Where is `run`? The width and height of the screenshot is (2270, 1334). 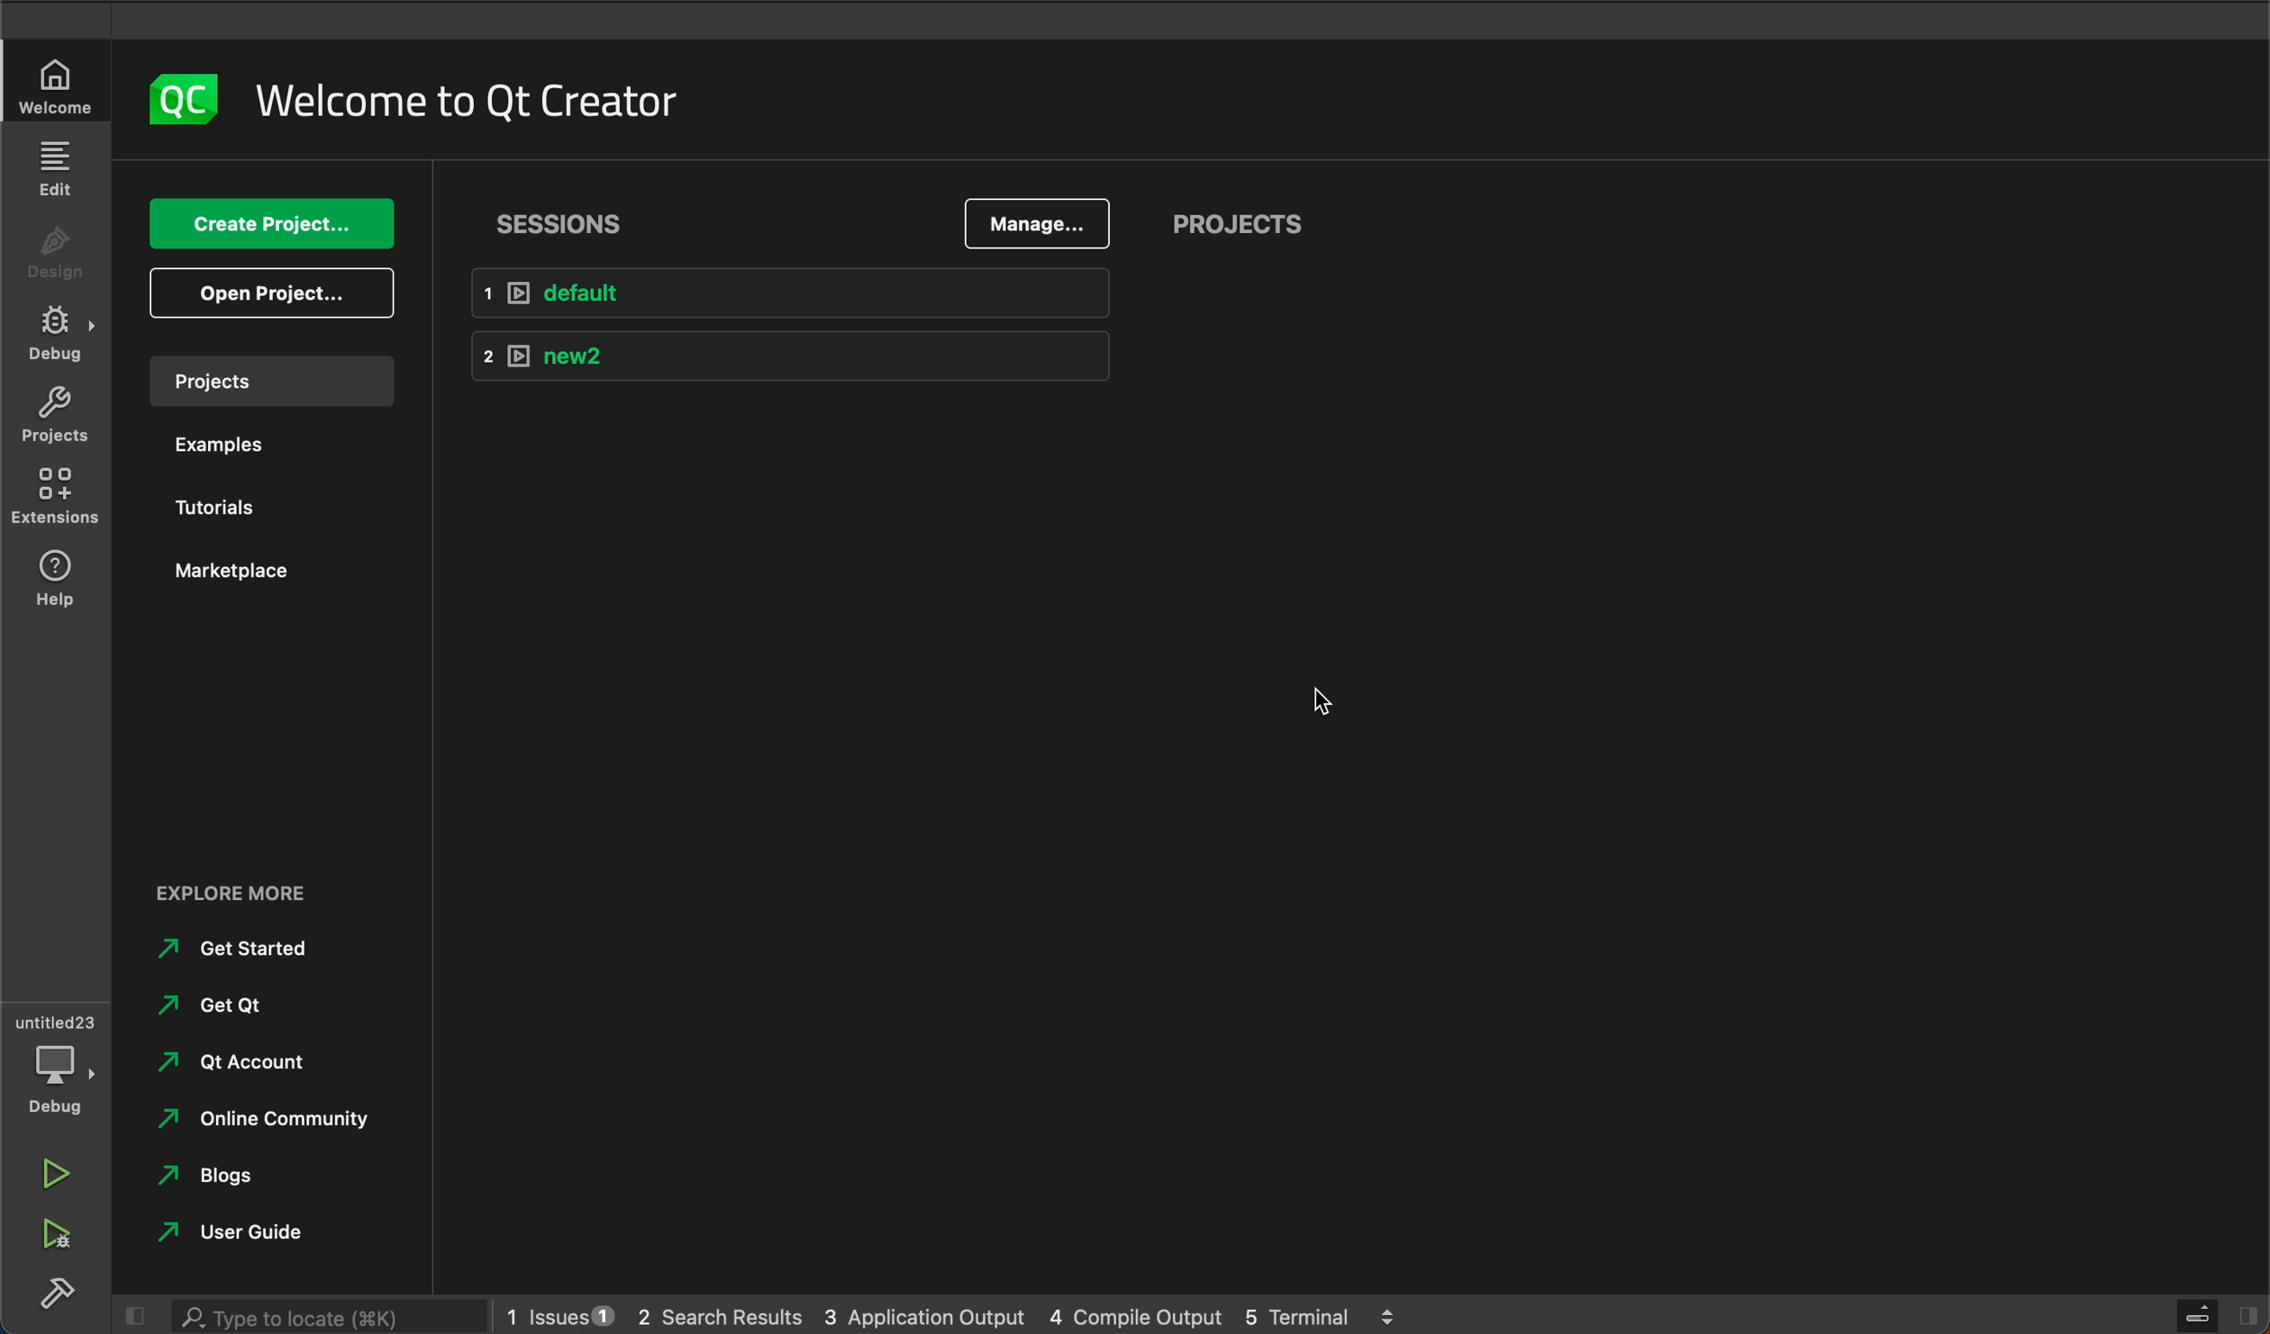
run is located at coordinates (51, 1176).